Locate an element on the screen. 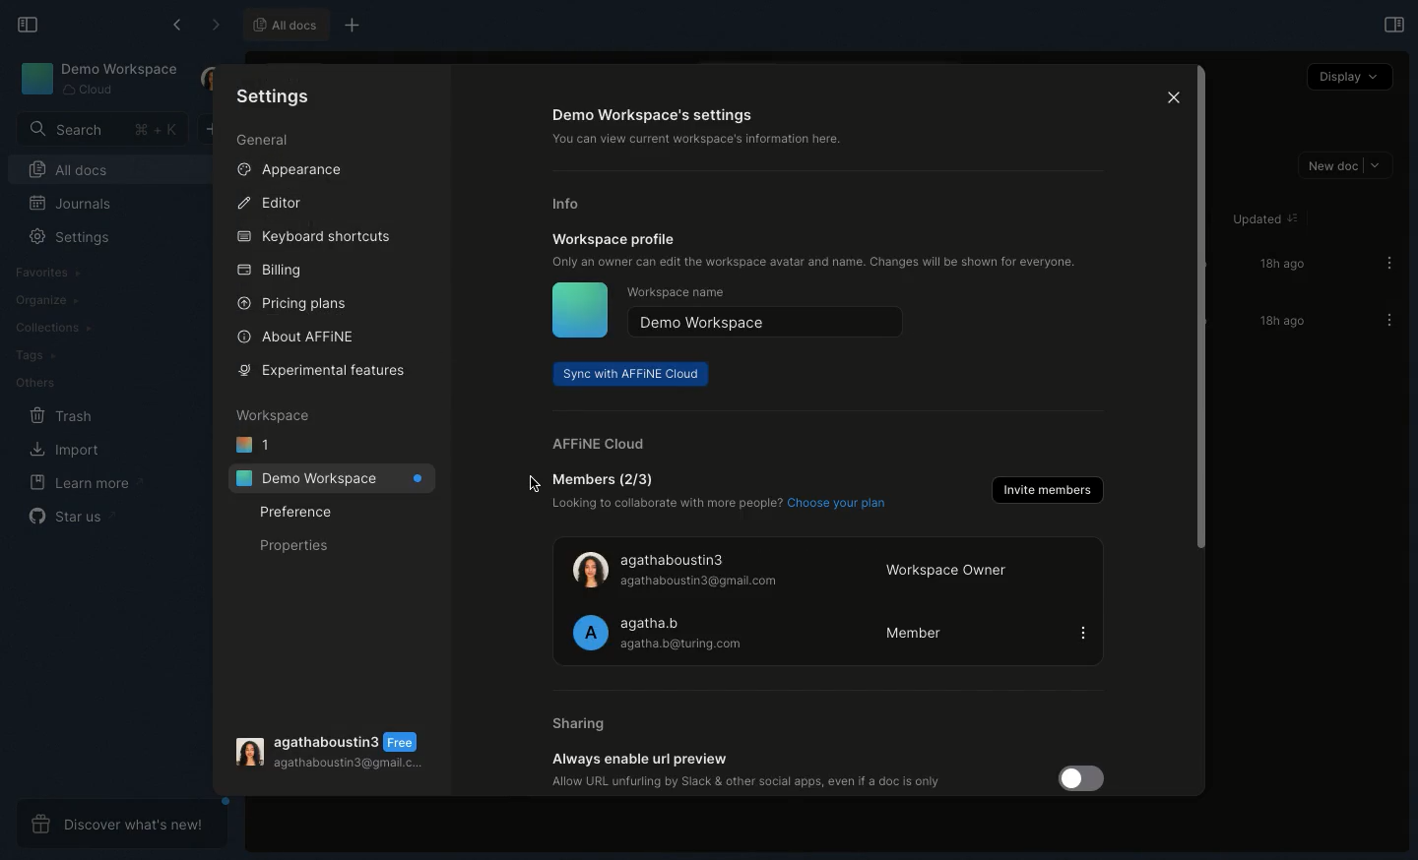  Properties is located at coordinates (297, 544).